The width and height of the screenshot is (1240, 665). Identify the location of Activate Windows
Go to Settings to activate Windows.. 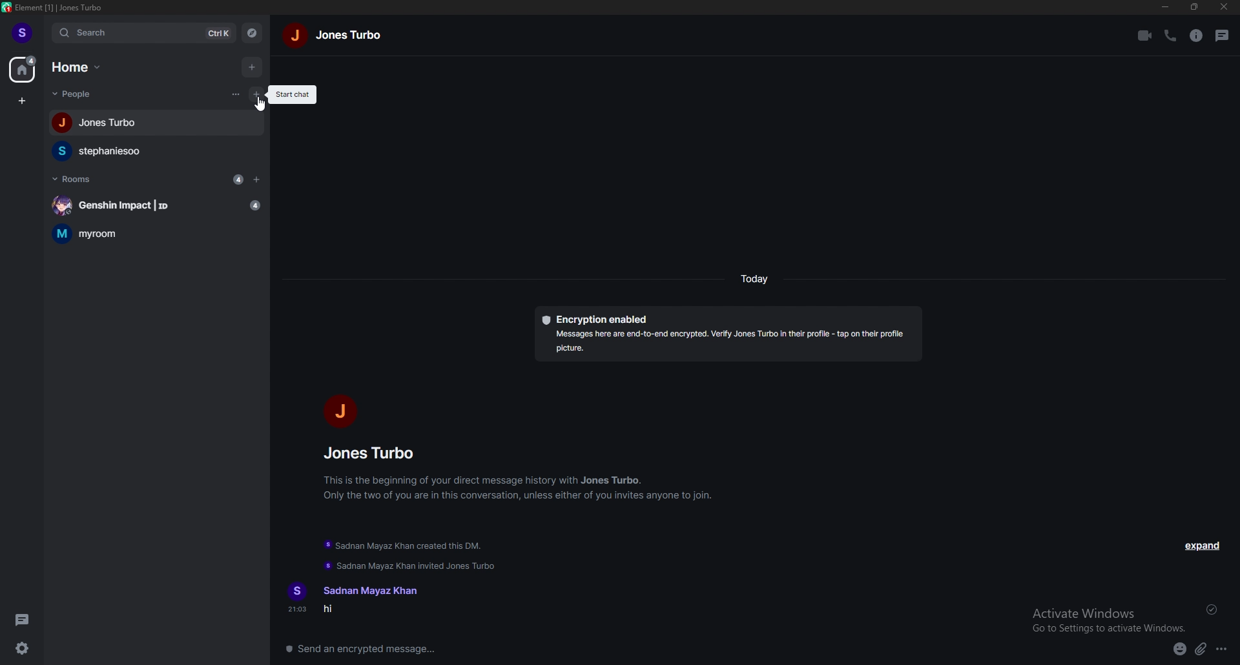
(1110, 619).